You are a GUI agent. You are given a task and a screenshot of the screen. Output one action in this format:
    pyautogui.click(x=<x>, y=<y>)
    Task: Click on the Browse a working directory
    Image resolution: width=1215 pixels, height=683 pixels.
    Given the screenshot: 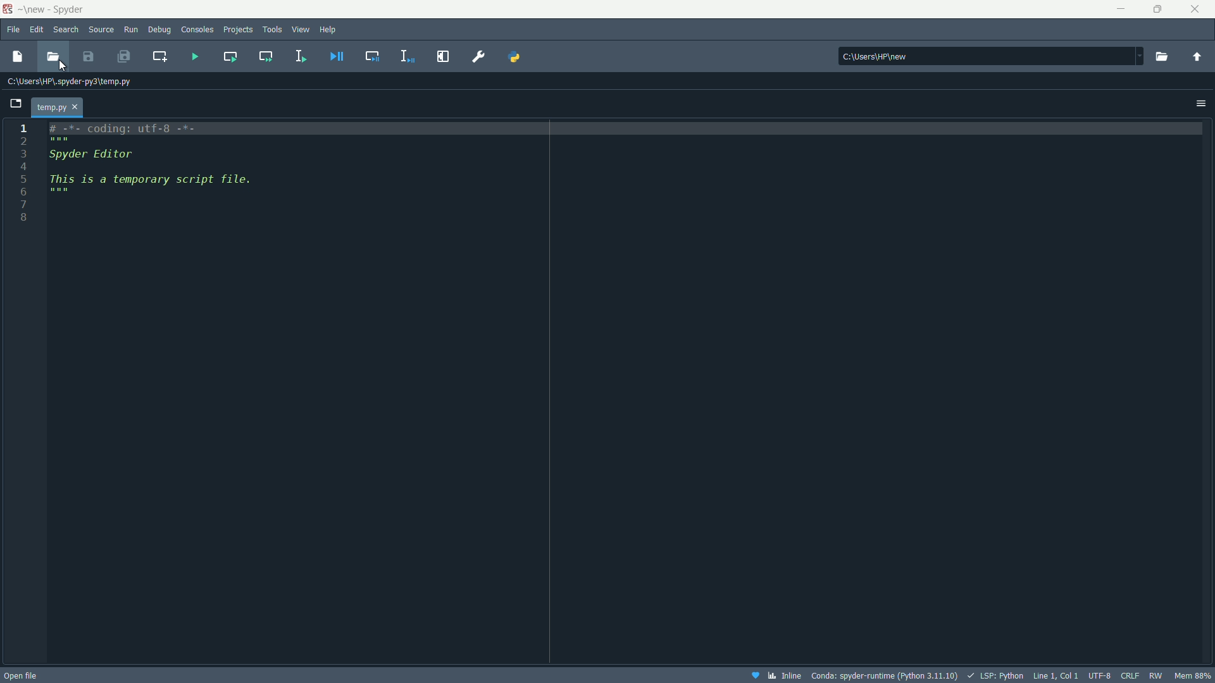 What is the action you would take?
    pyautogui.click(x=1162, y=56)
    